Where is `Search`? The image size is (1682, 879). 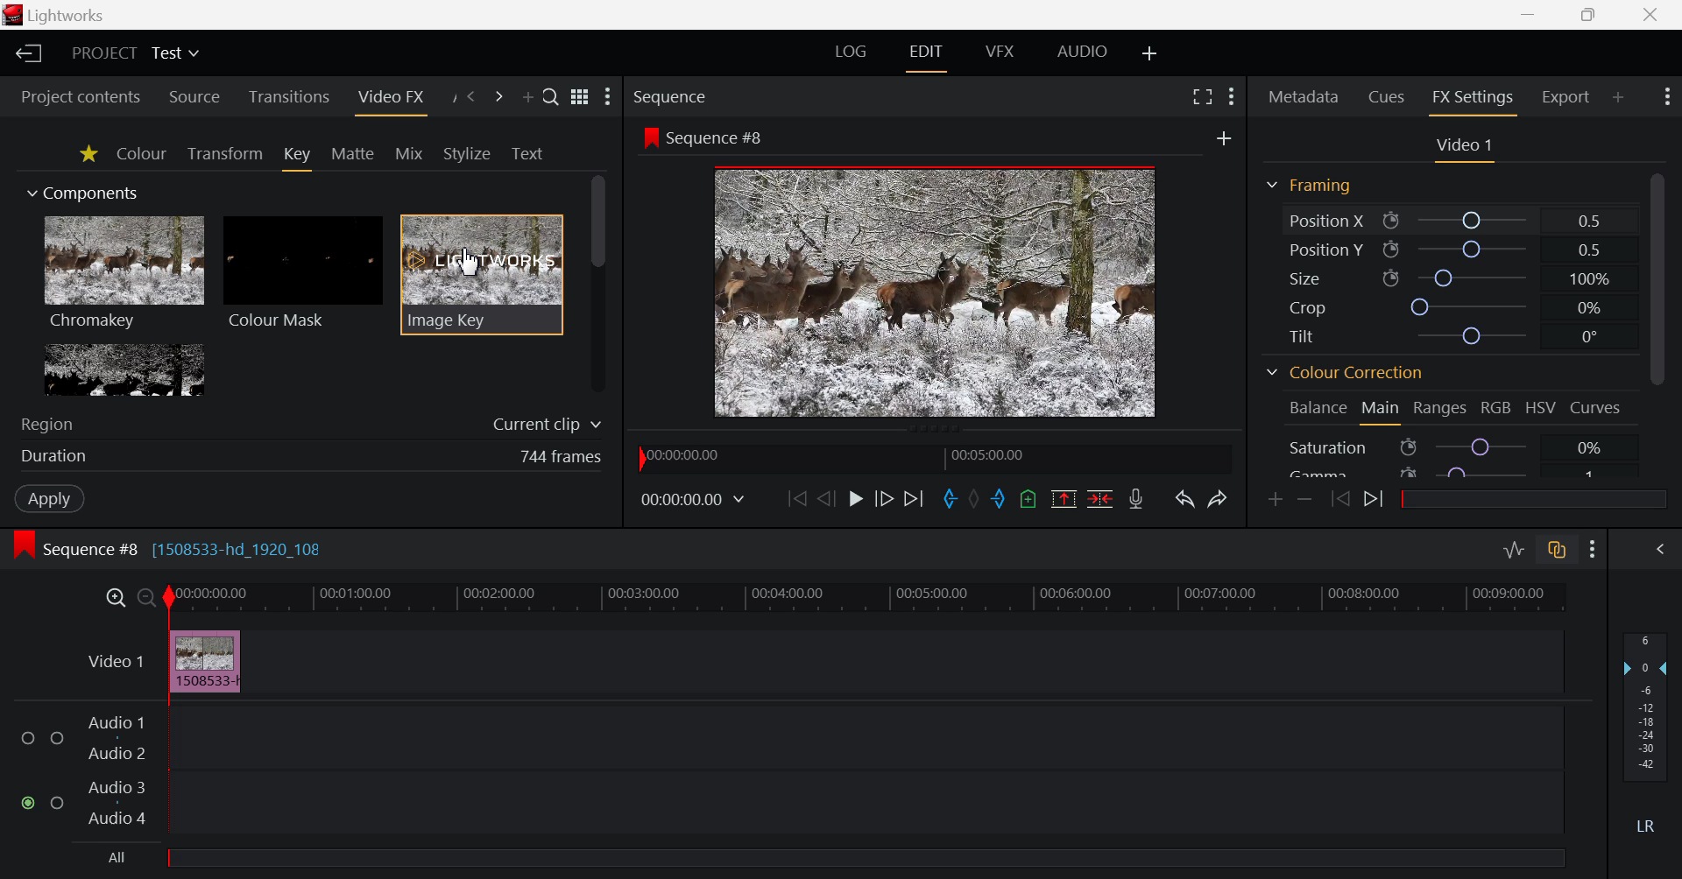 Search is located at coordinates (551, 96).